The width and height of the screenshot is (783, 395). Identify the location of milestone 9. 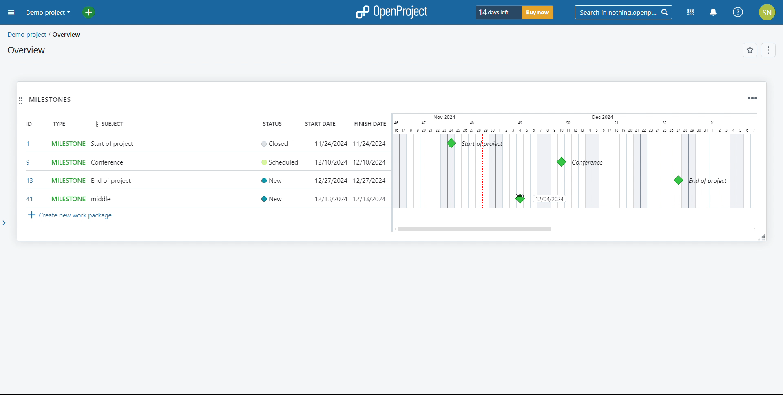
(561, 162).